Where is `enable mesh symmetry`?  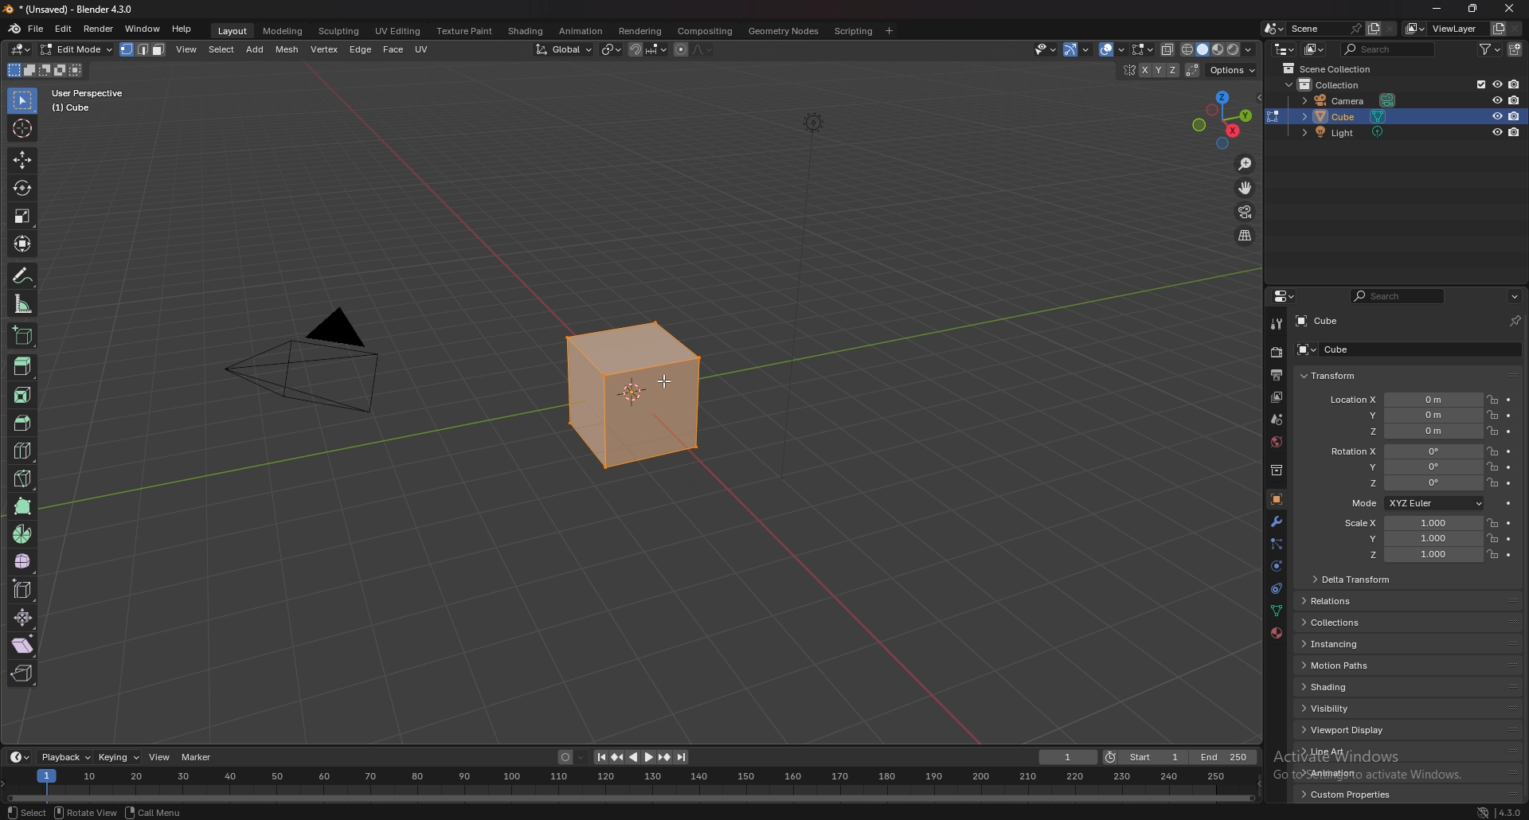
enable mesh symmetry is located at coordinates (1150, 71).